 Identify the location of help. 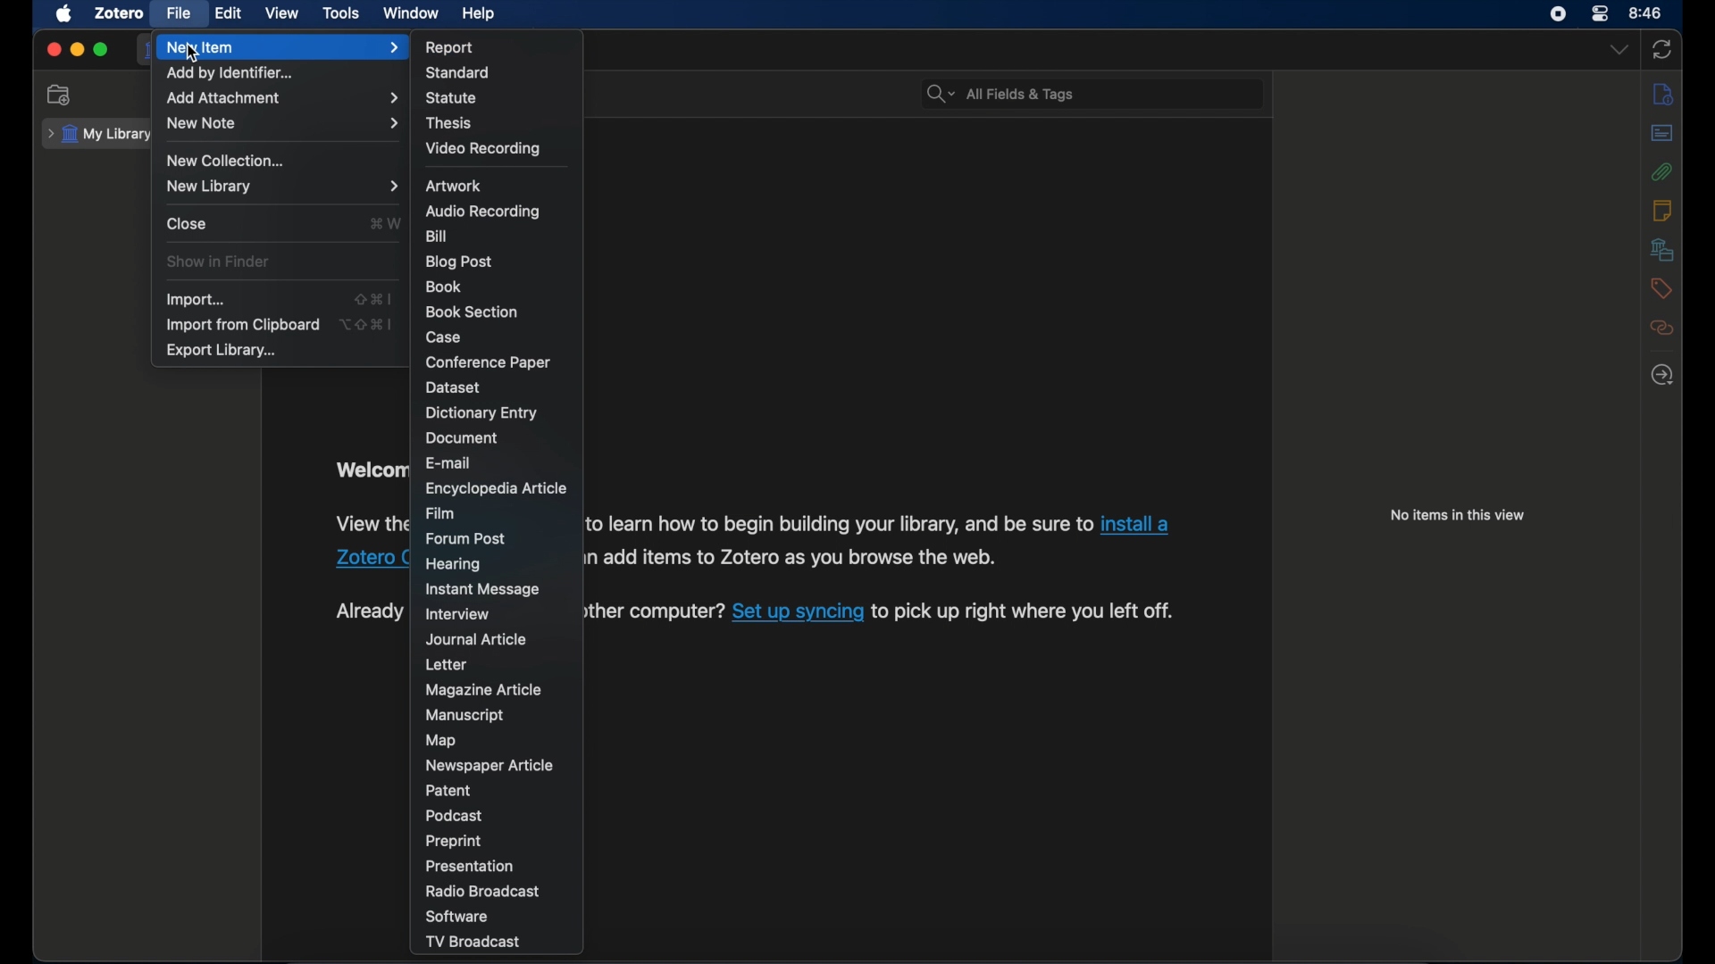
(479, 13).